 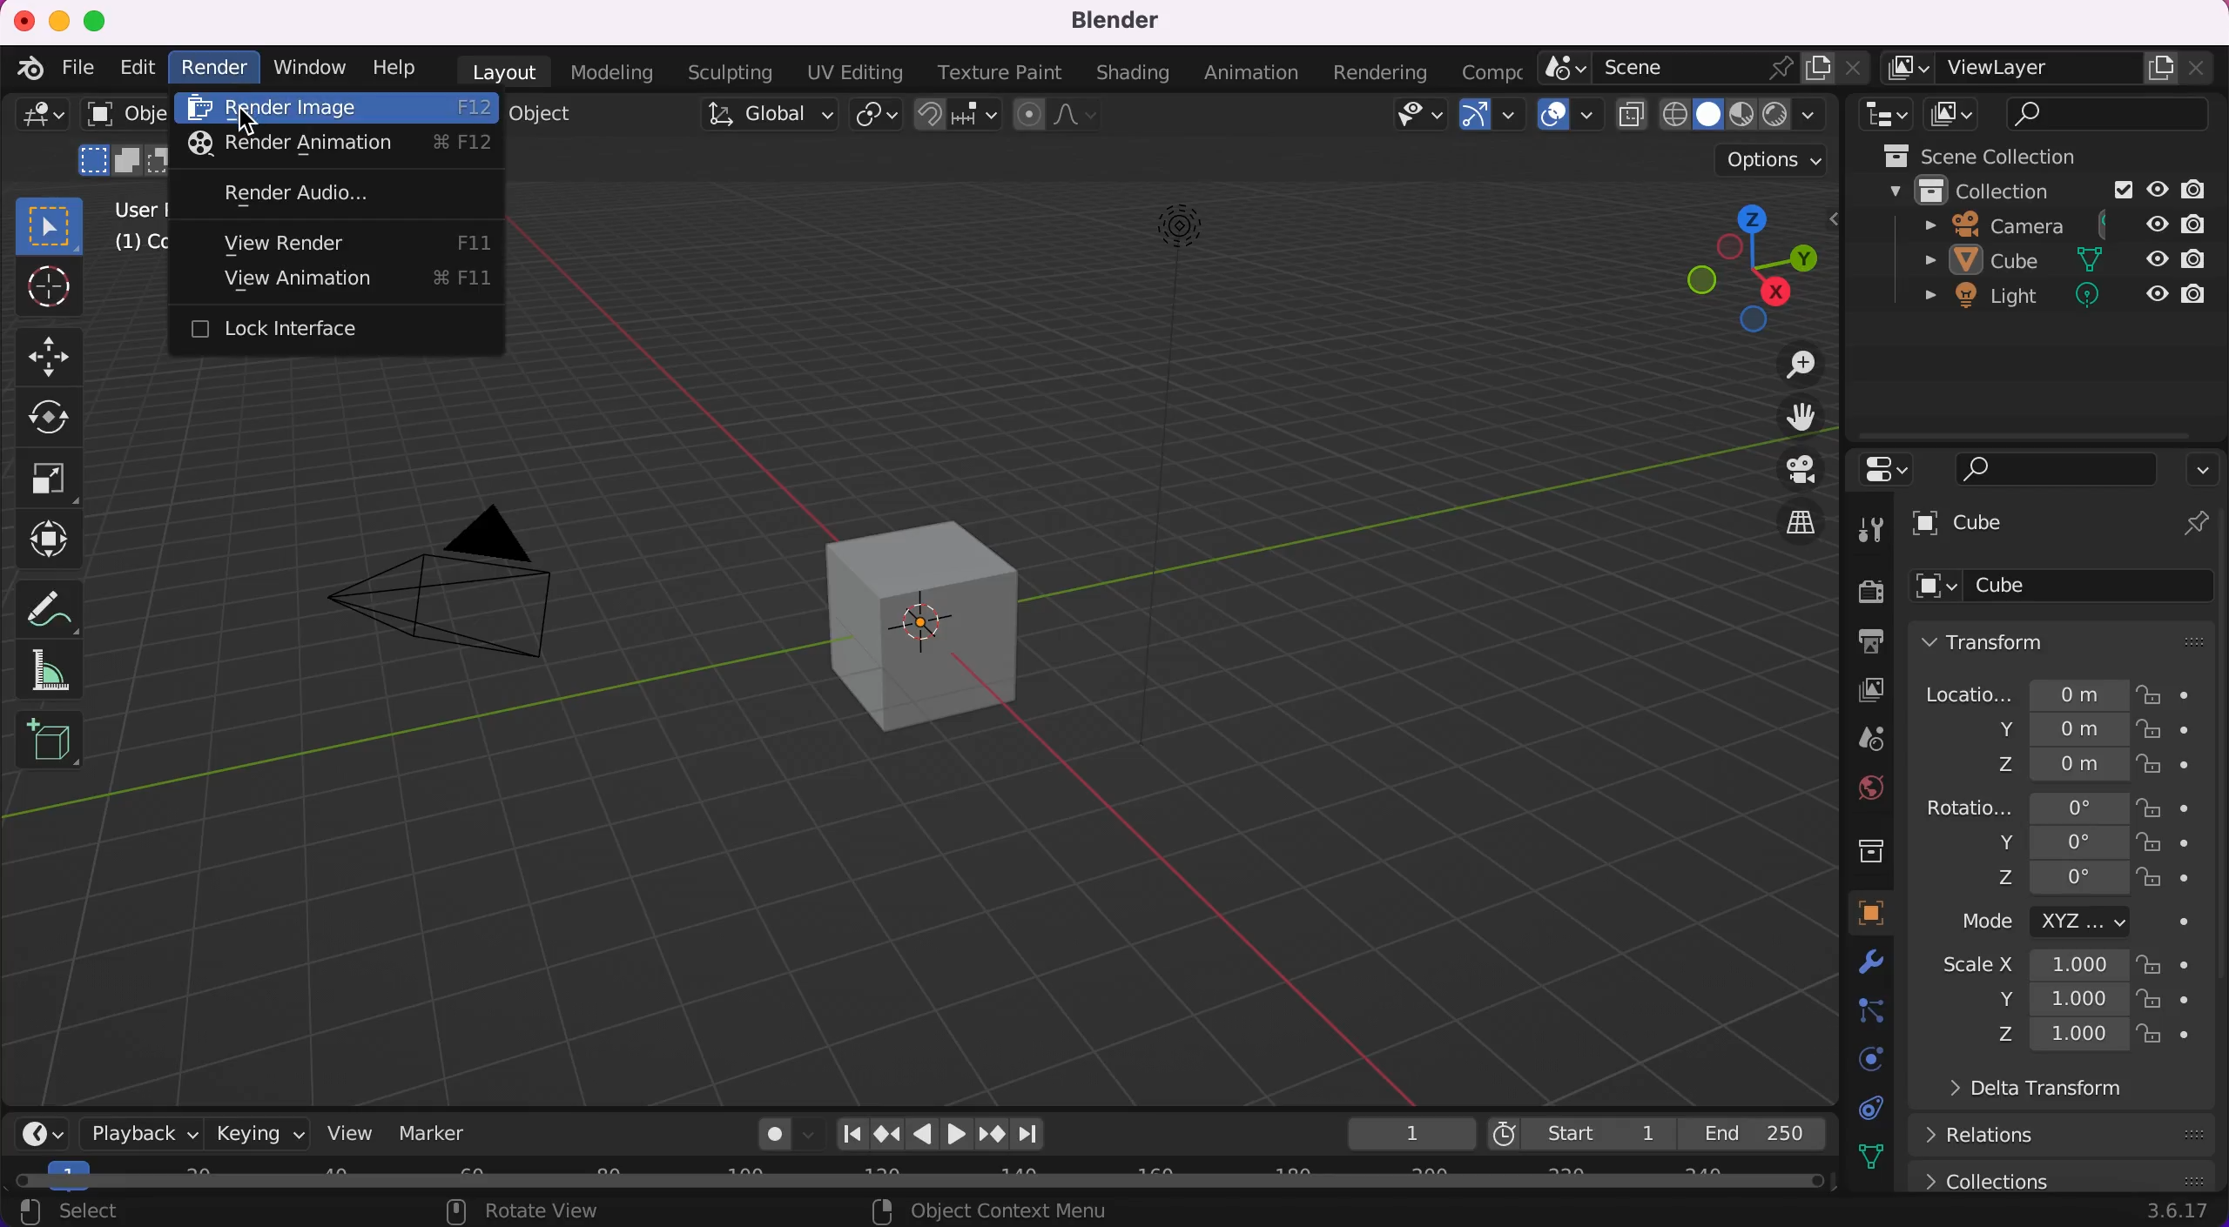 I want to click on hide in viewport, so click(x=2157, y=289).